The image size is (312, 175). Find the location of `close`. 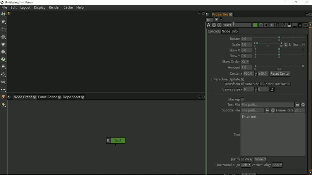

close is located at coordinates (60, 97).